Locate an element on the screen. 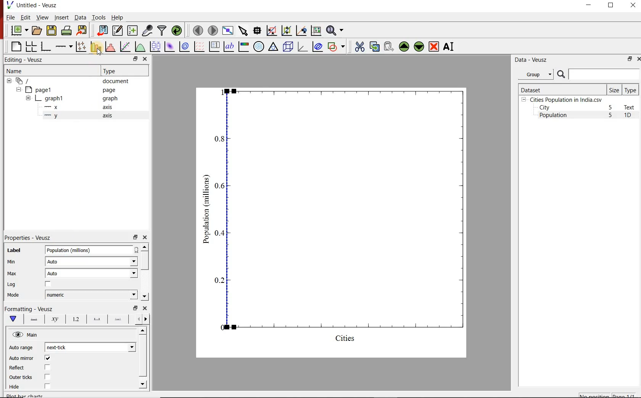 The image size is (641, 398). search dataset is located at coordinates (599, 74).